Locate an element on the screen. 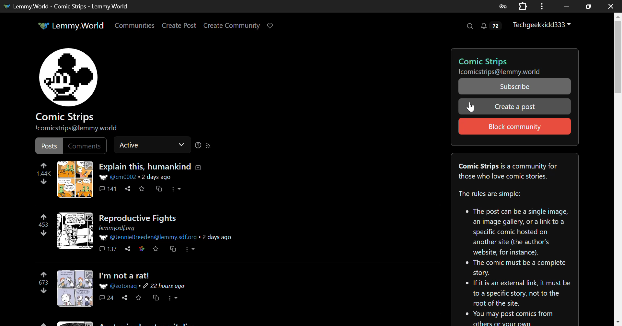  Donate is located at coordinates (272, 25).